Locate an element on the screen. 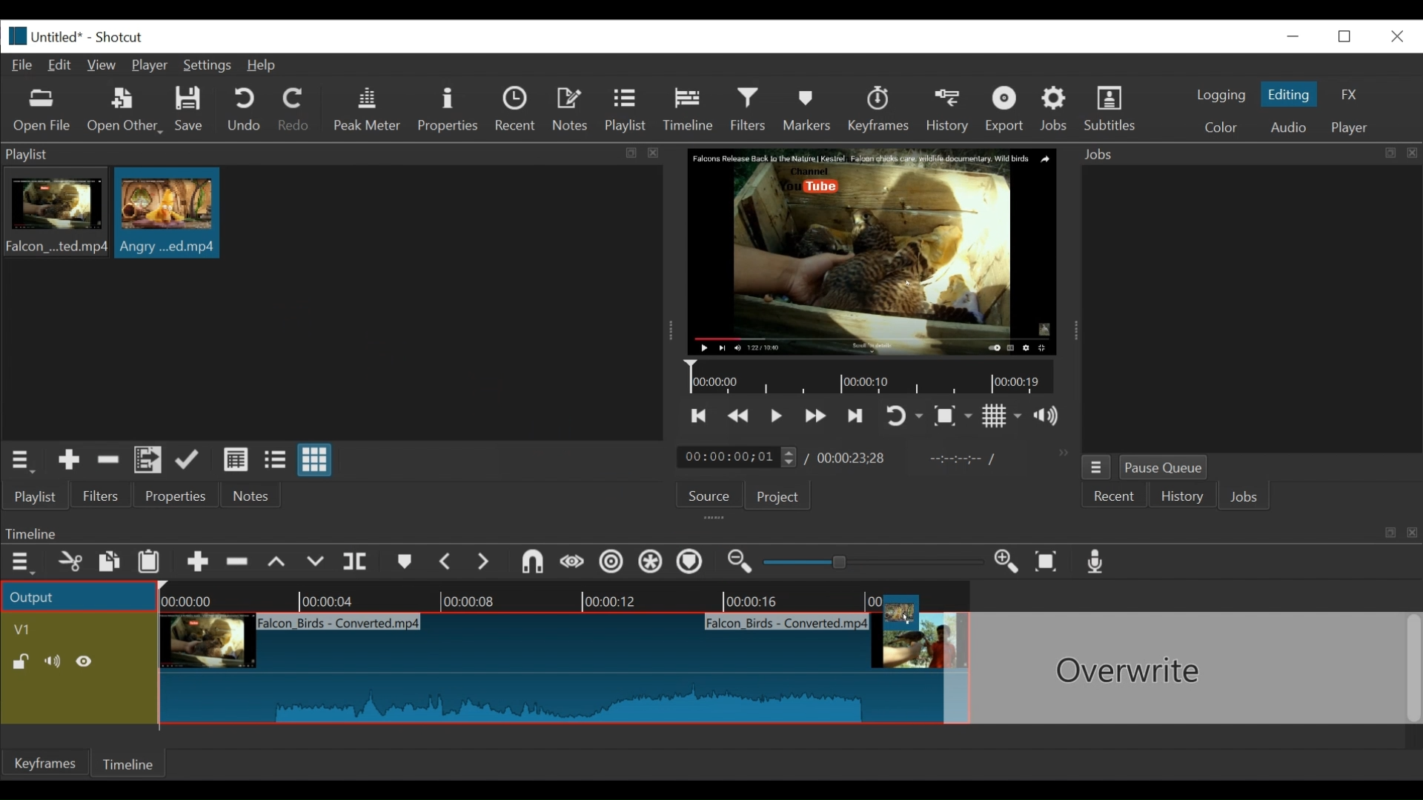  Shotcut logo is located at coordinates (14, 34).